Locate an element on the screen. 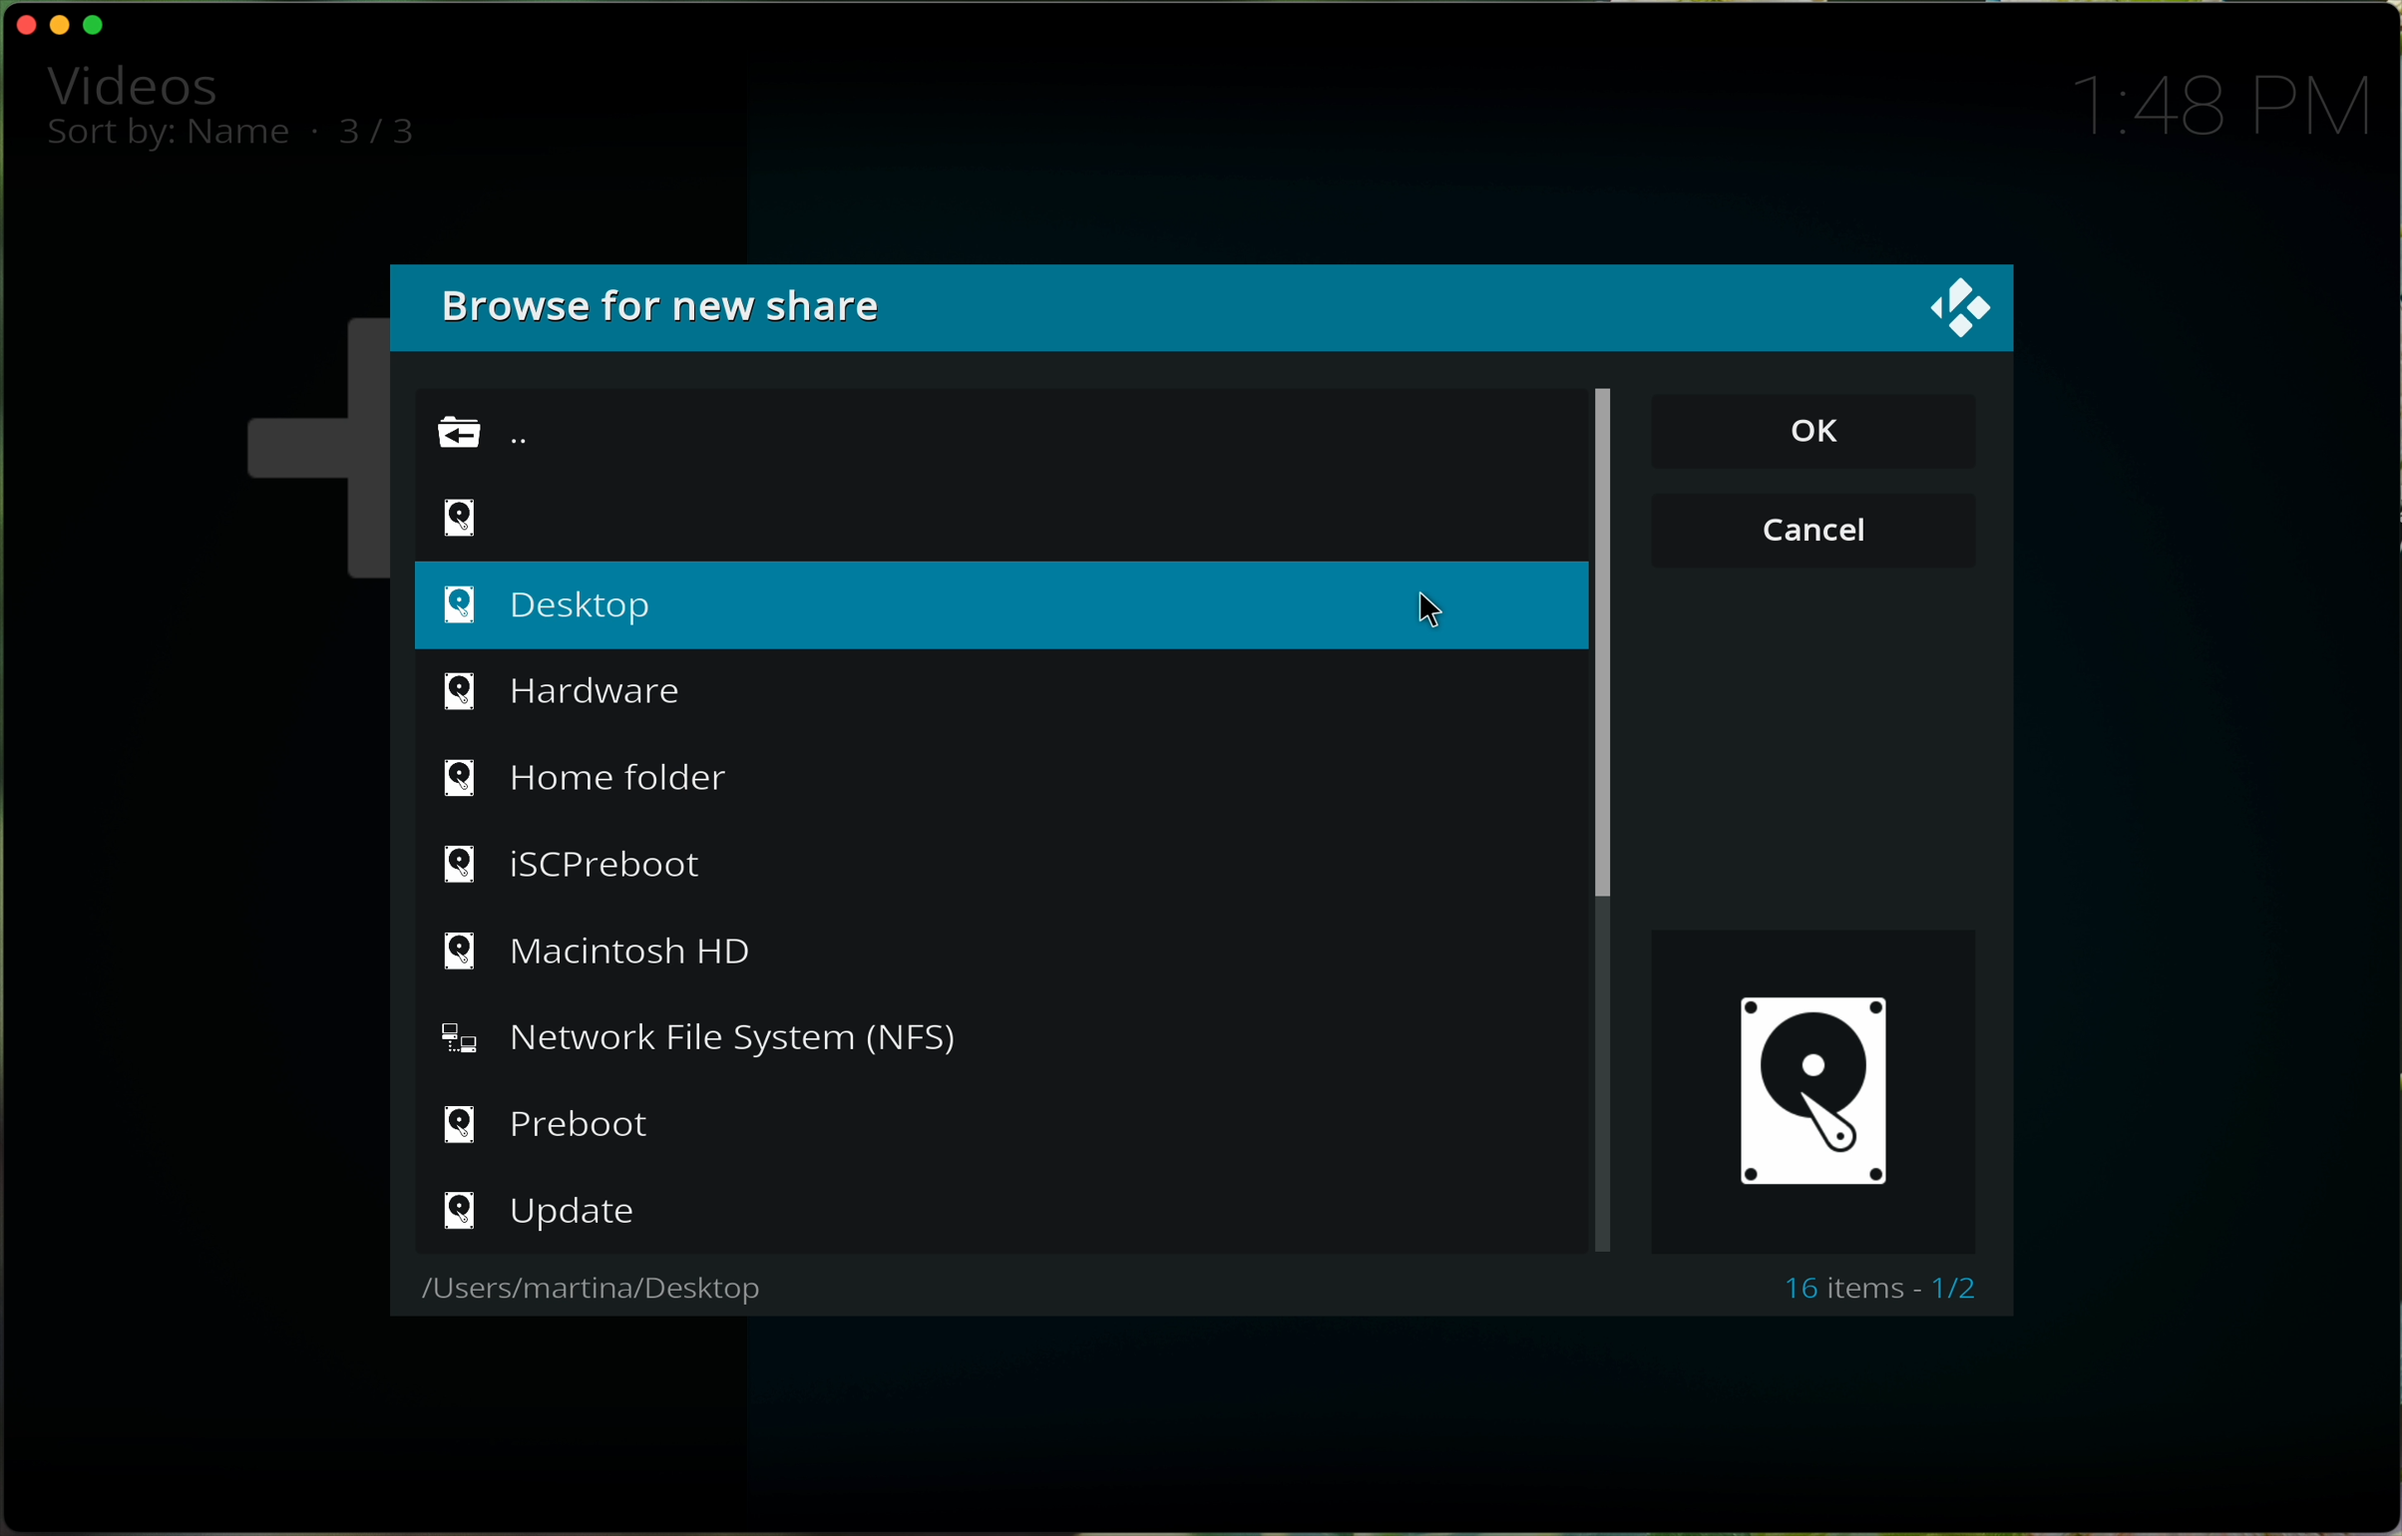 Image resolution: width=2402 pixels, height=1536 pixels. close is located at coordinates (21, 24).